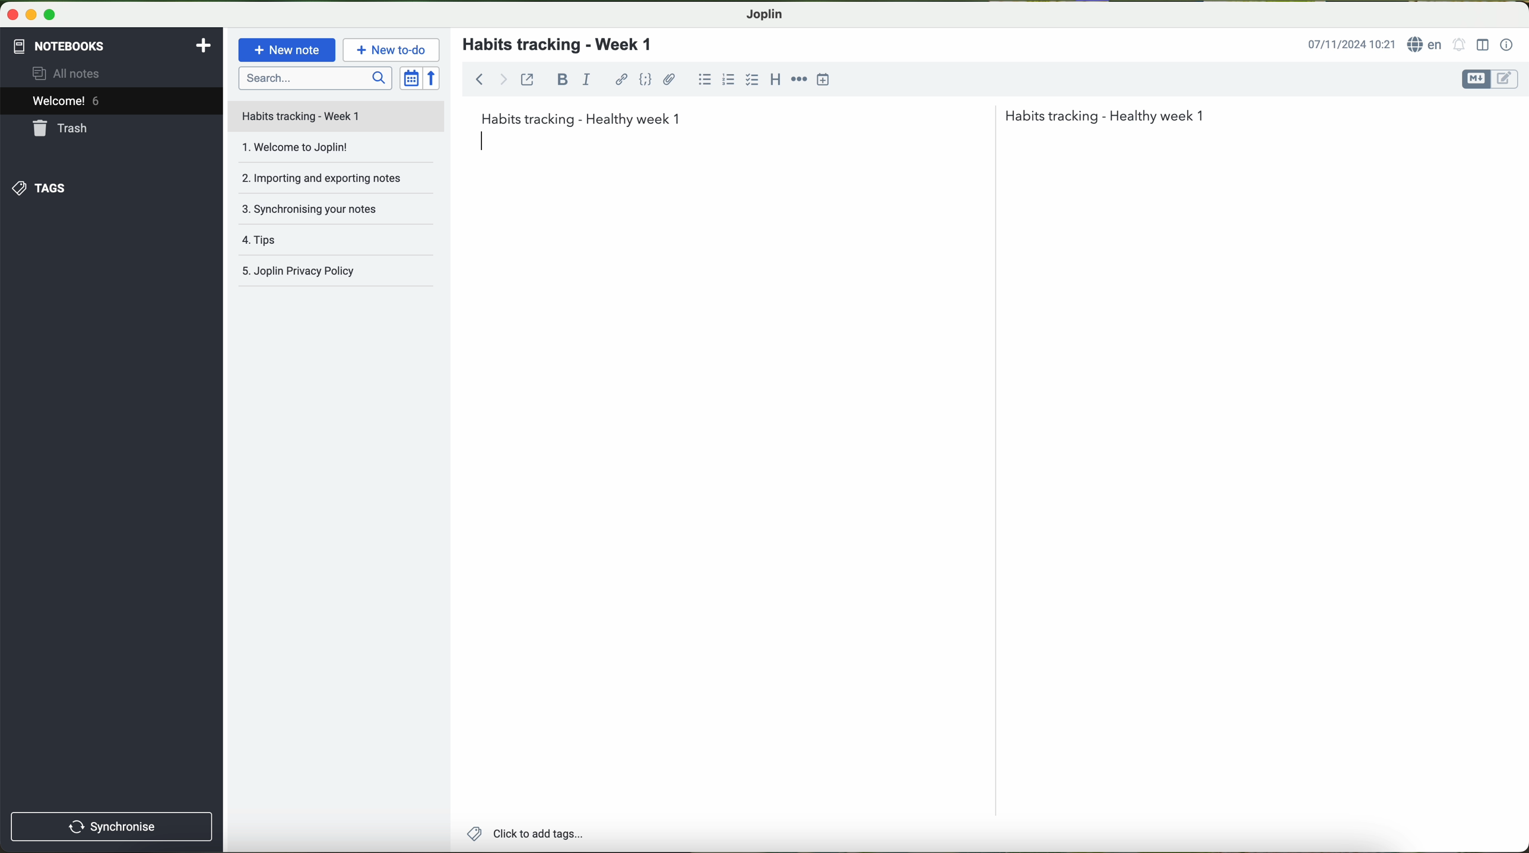  I want to click on hyperlink, so click(621, 79).